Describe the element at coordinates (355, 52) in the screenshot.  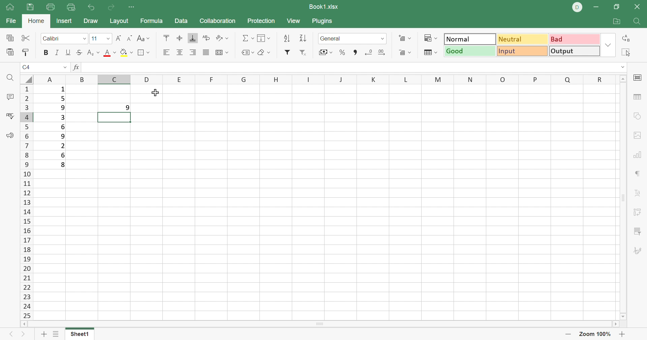
I see `Scroll Bar` at that location.